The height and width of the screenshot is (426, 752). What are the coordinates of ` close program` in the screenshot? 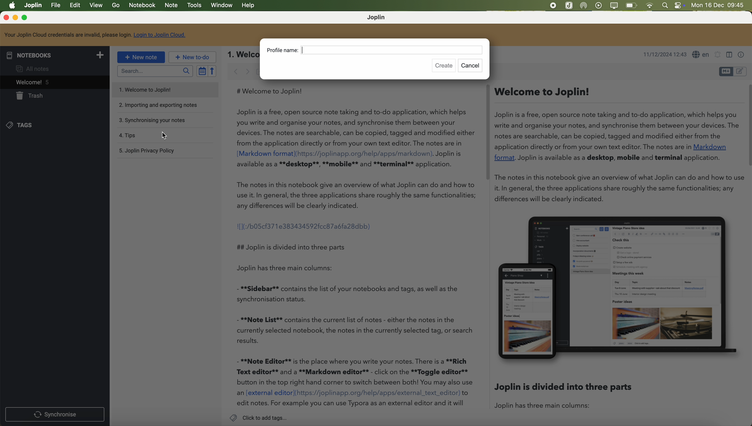 It's located at (5, 18).